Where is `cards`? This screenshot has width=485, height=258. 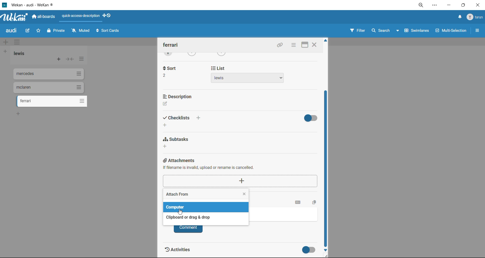
cards is located at coordinates (47, 87).